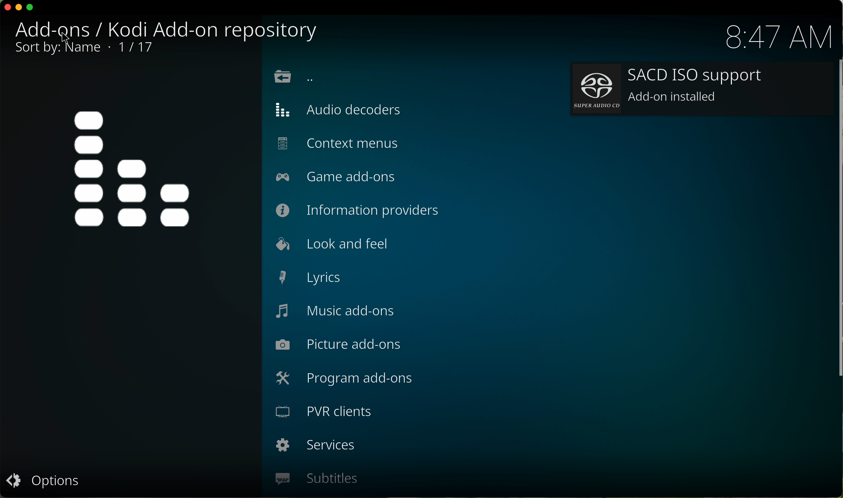  I want to click on close program, so click(6, 8).